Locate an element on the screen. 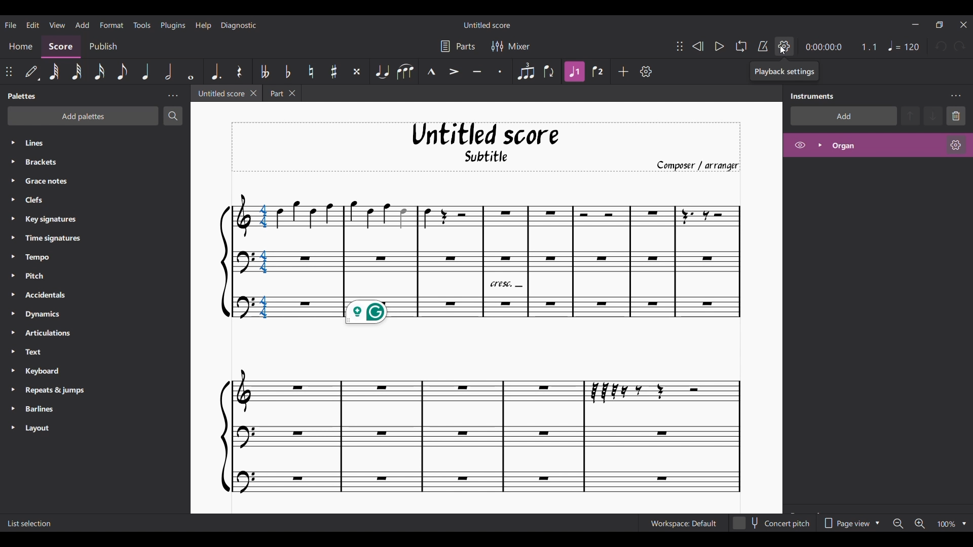 This screenshot has height=547, width=973. Toggle sharp is located at coordinates (334, 71).